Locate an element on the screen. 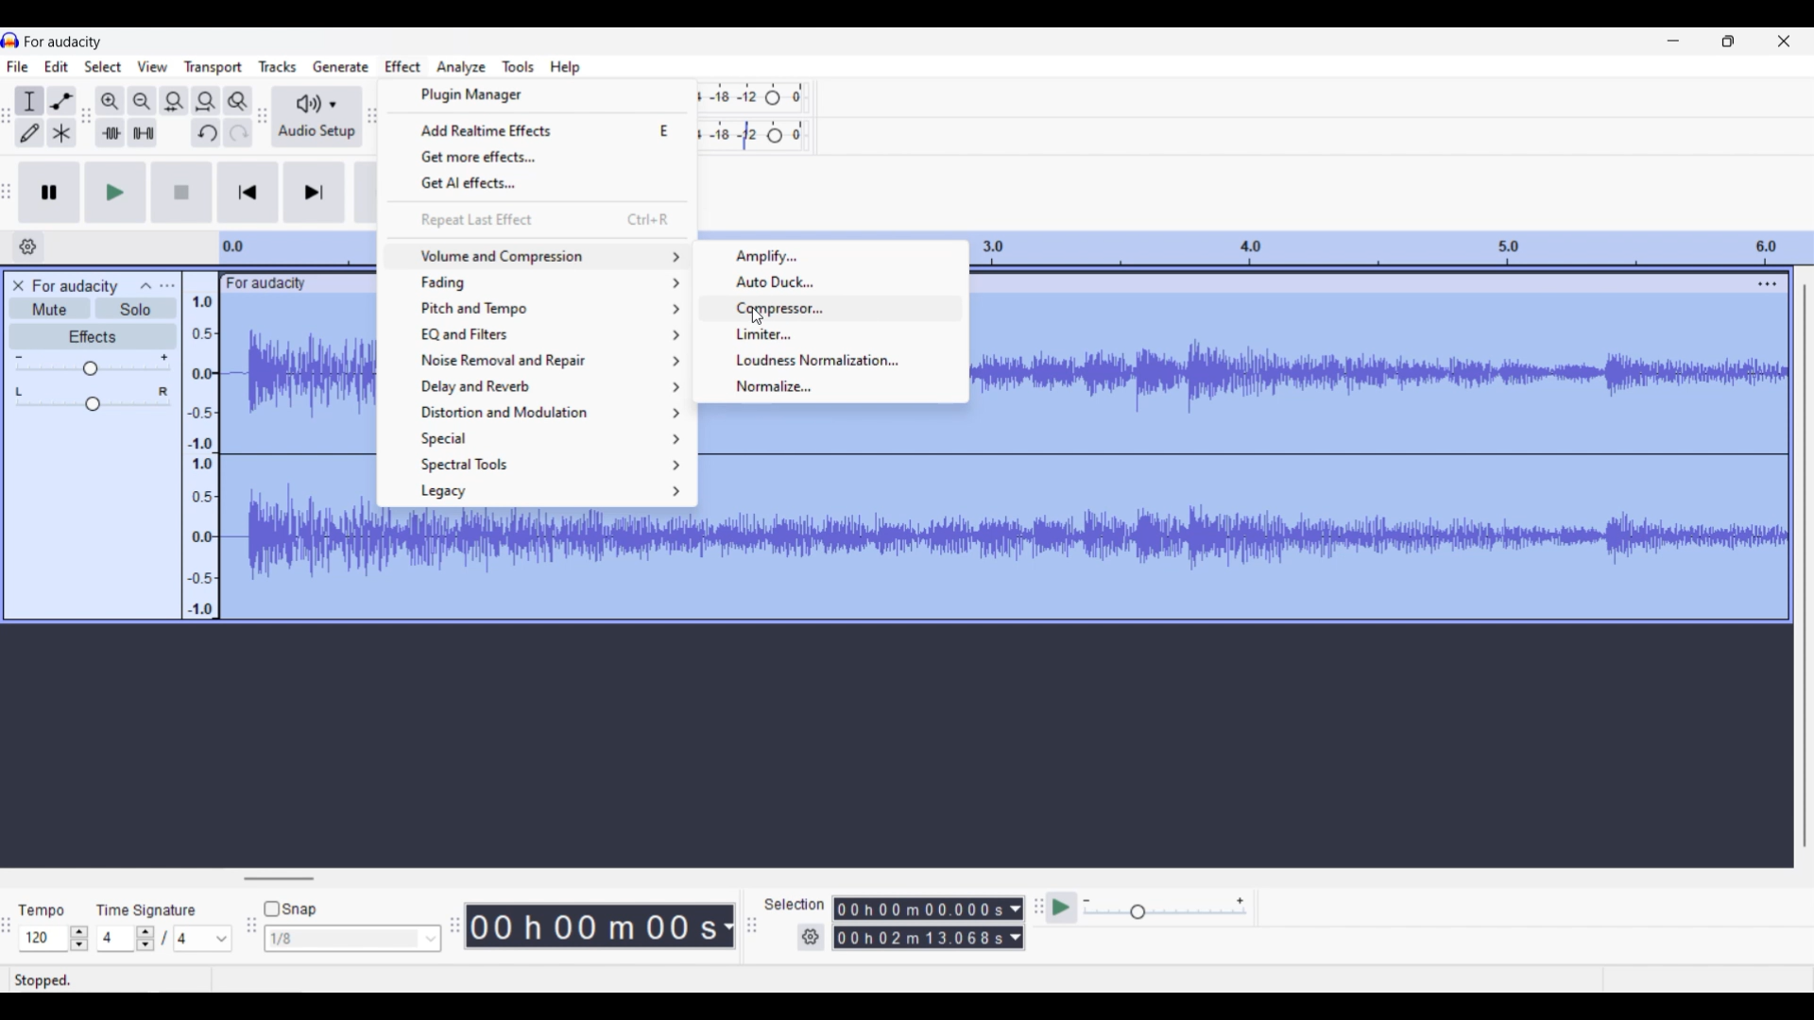 The height and width of the screenshot is (1020, 1814). Undo is located at coordinates (206, 132).